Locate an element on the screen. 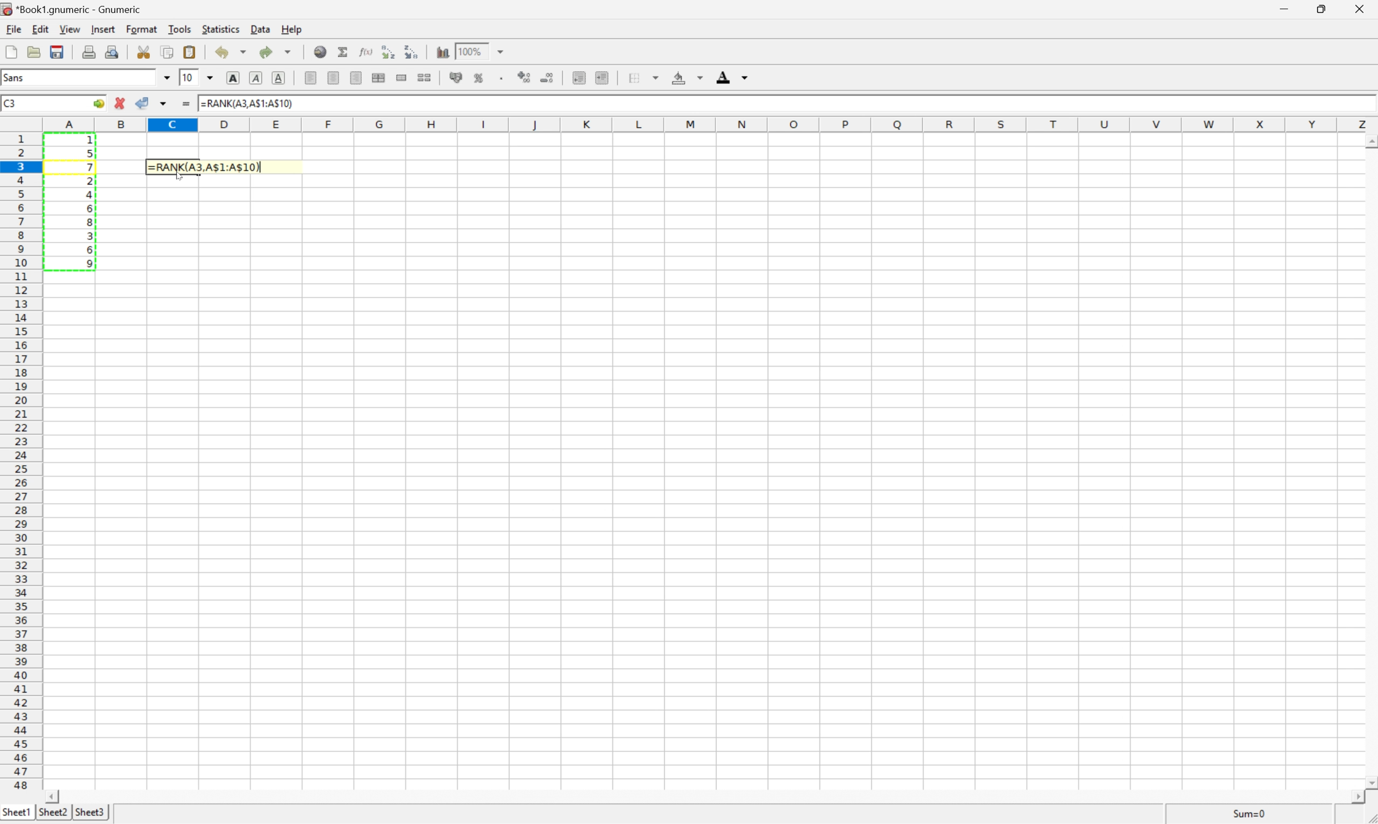 Image resolution: width=1378 pixels, height=824 pixels. format selection as accounting is located at coordinates (457, 77).